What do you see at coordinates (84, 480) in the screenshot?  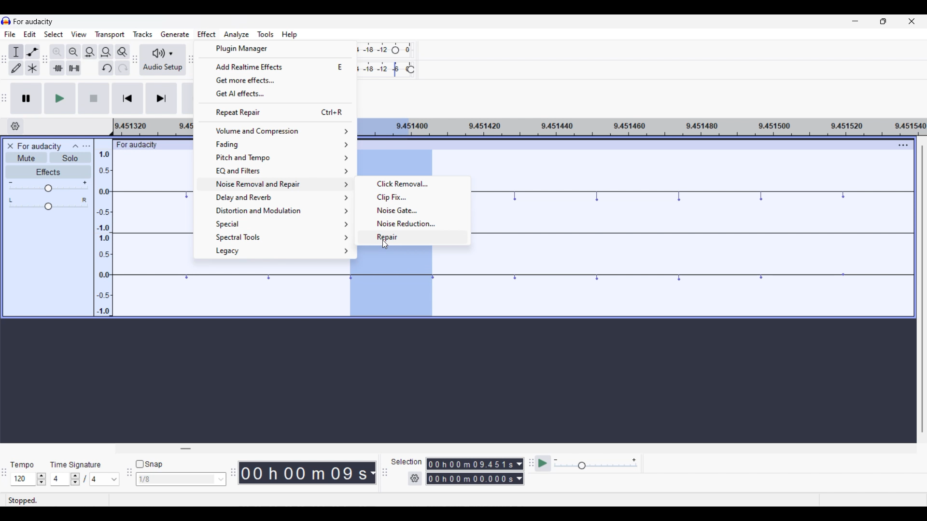 I see `Time signature settings` at bounding box center [84, 480].